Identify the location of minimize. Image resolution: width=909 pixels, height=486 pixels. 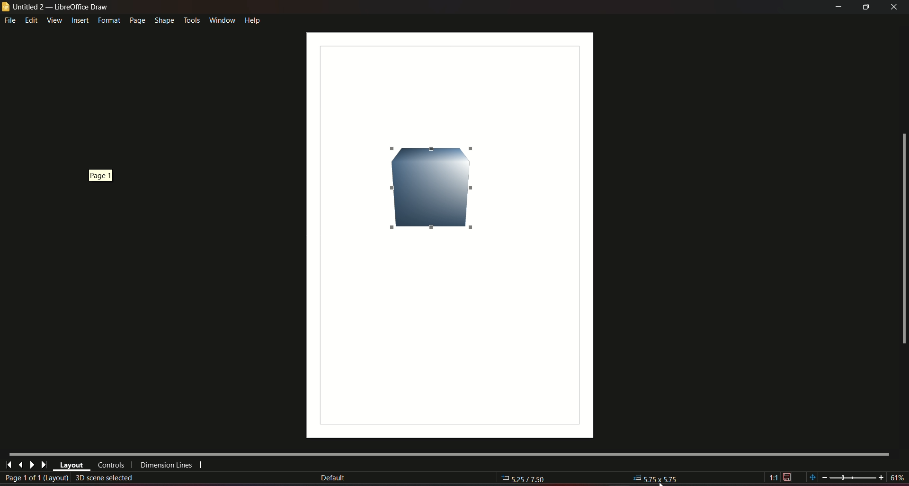
(837, 7).